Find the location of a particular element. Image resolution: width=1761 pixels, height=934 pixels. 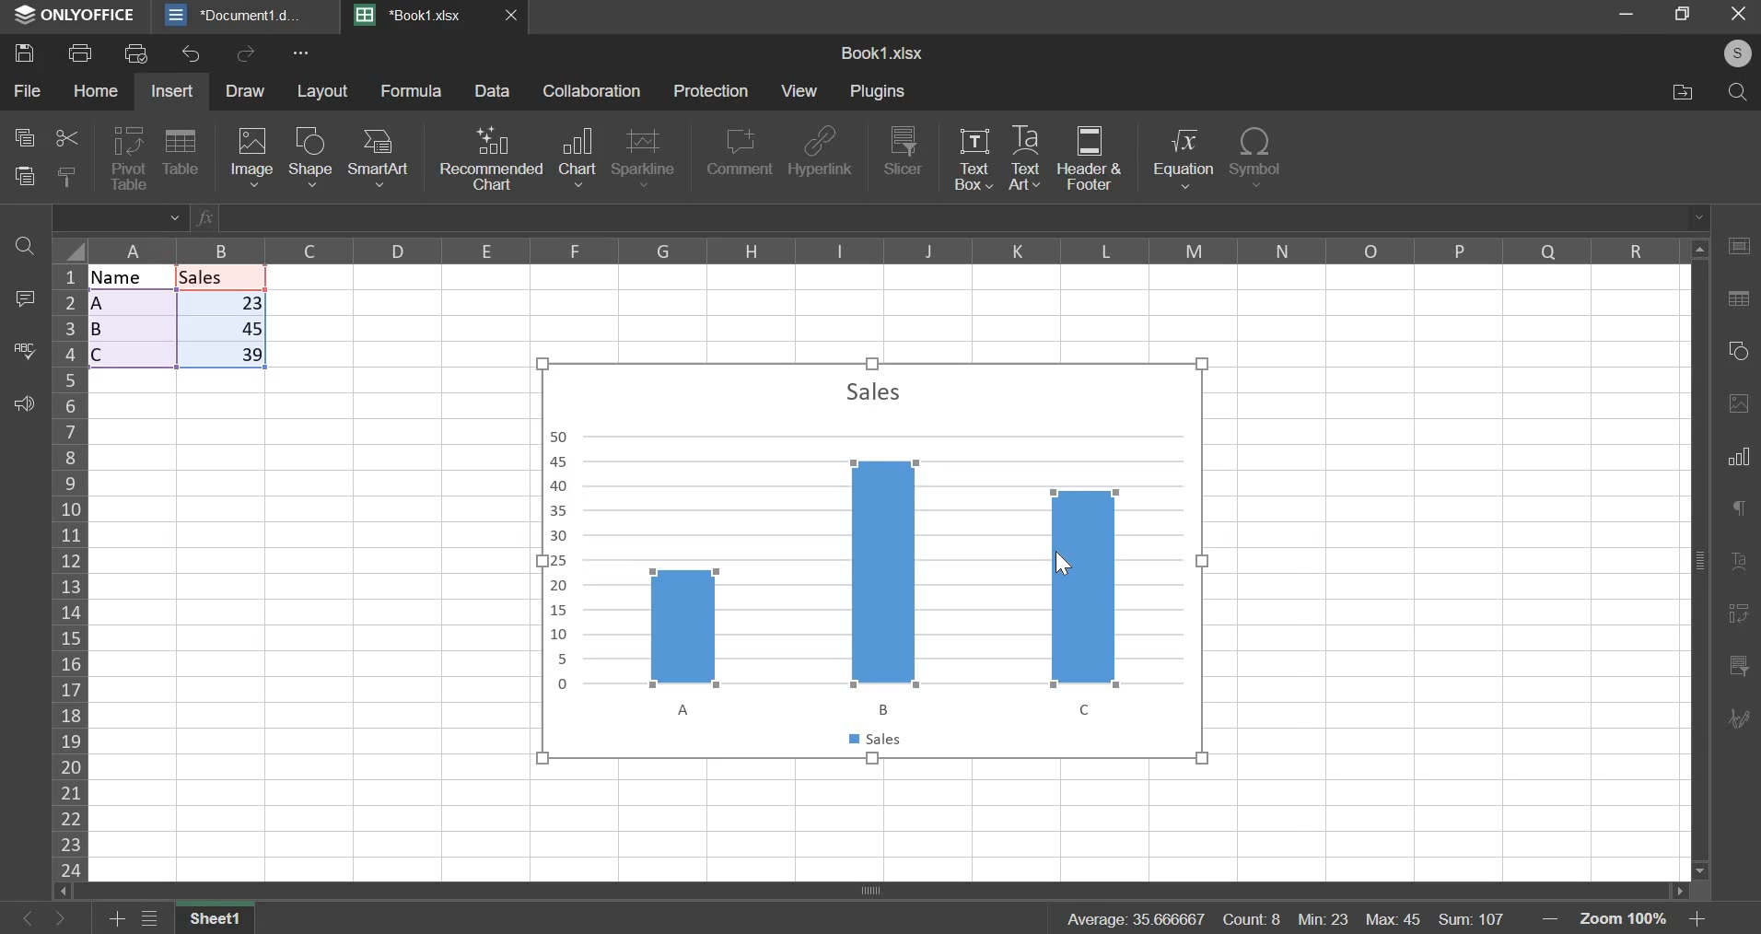

home is located at coordinates (96, 90).